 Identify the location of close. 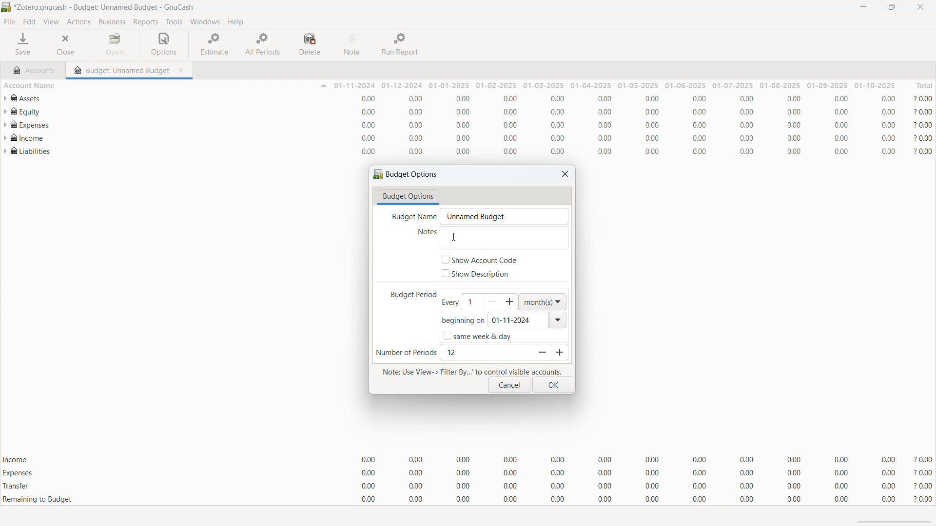
(920, 7).